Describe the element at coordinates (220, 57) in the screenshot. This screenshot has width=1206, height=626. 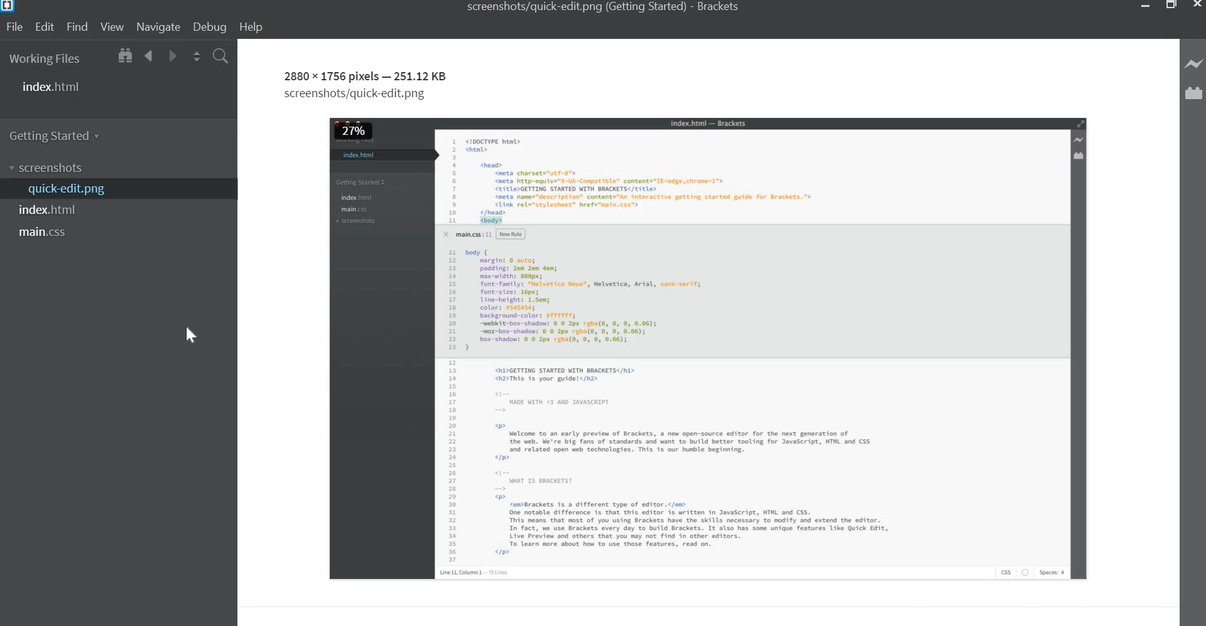
I see `Find in Files` at that location.